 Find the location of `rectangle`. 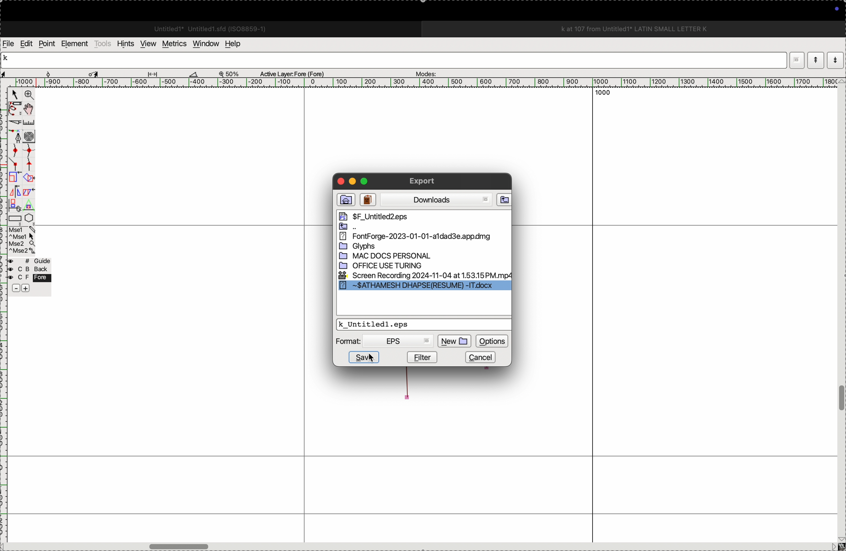

rectangle is located at coordinates (13, 217).